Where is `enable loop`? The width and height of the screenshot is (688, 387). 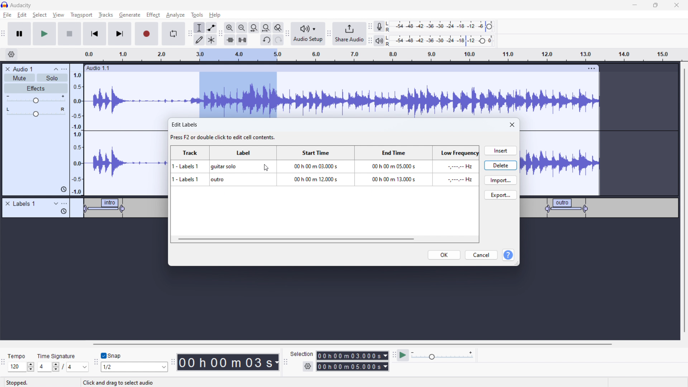
enable loop is located at coordinates (173, 33).